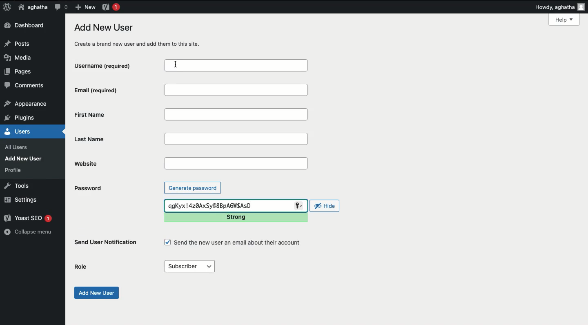 Image resolution: width=588 pixels, height=325 pixels. I want to click on First name, so click(238, 115).